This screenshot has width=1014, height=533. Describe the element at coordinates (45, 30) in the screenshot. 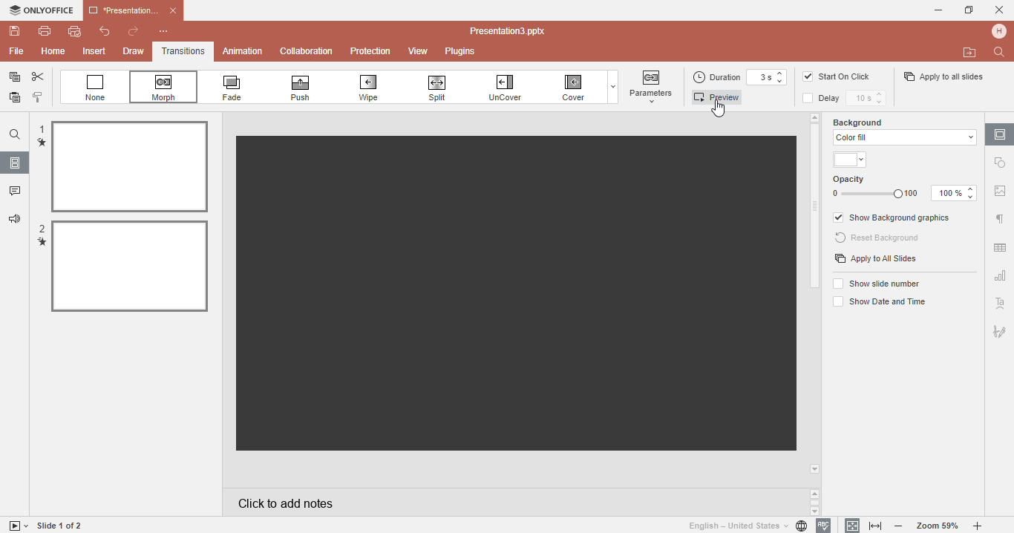

I see `Print file` at that location.